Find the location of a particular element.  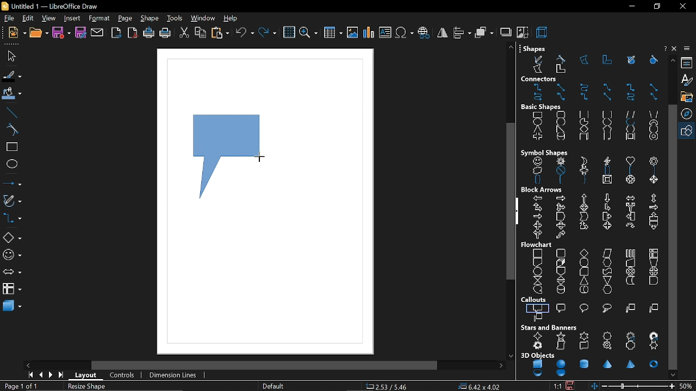

save as is located at coordinates (80, 33).